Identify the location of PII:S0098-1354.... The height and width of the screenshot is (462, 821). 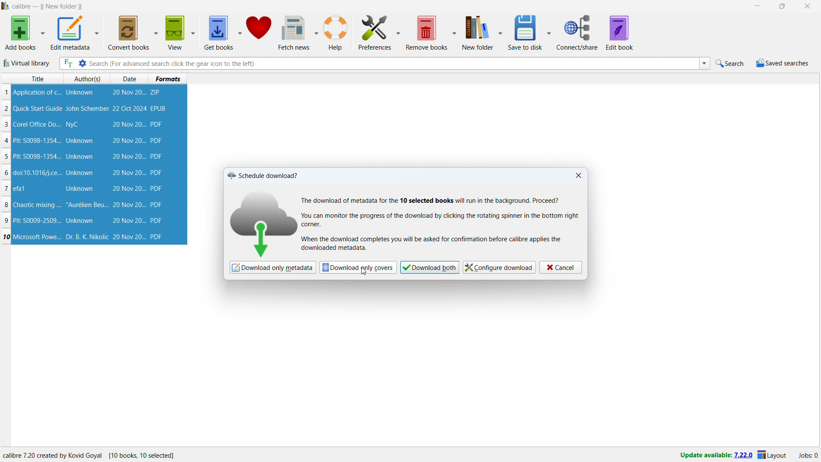
(37, 157).